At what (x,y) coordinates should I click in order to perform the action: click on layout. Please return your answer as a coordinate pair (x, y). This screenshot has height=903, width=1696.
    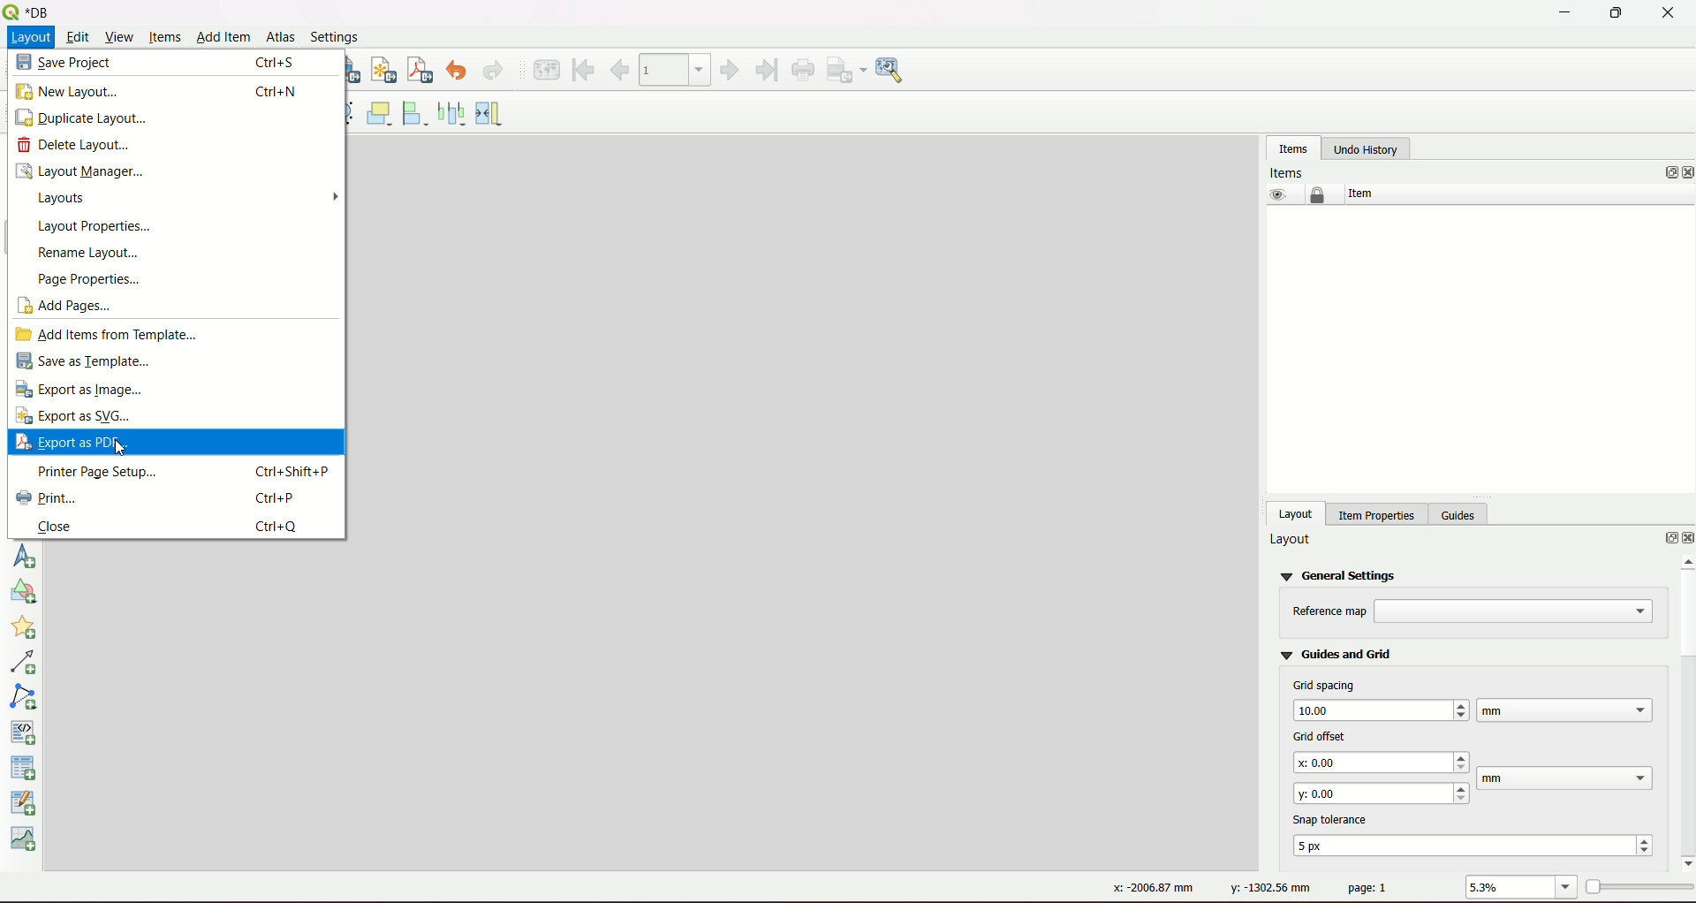
    Looking at the image, I should click on (1291, 540).